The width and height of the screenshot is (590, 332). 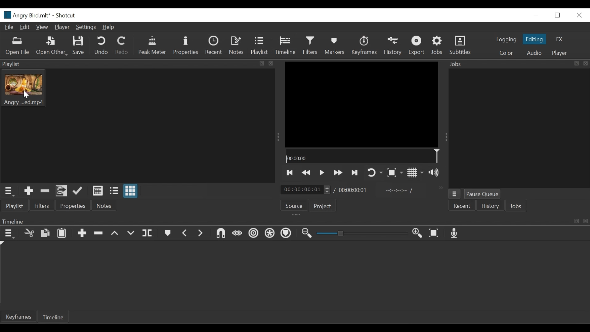 I want to click on Play backward quickly, so click(x=338, y=173).